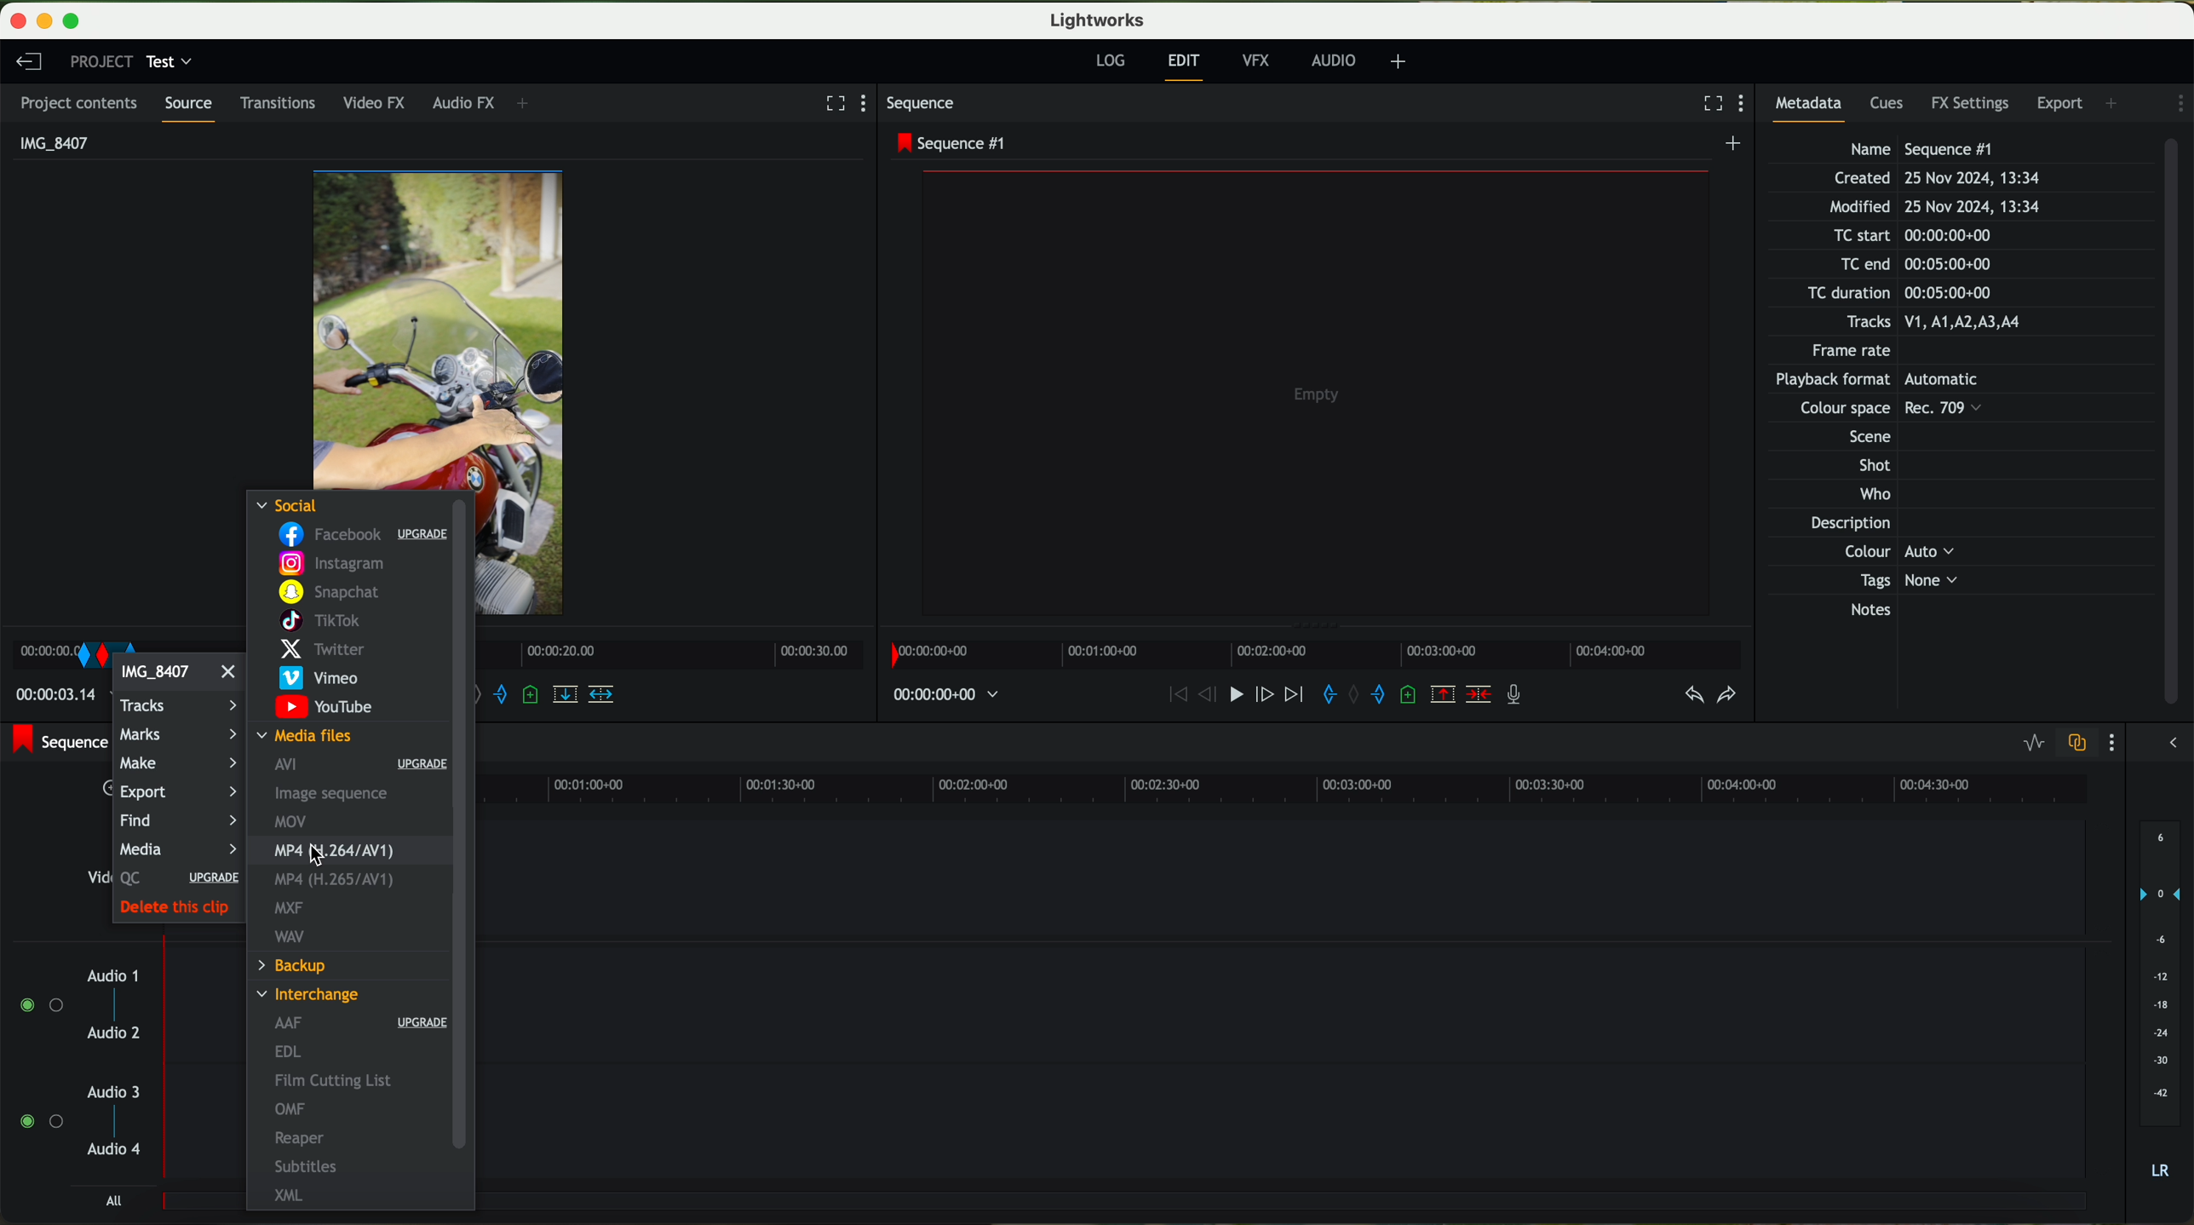 The height and width of the screenshot is (1225, 2194). Describe the element at coordinates (175, 879) in the screenshot. I see `upgrade QC` at that location.